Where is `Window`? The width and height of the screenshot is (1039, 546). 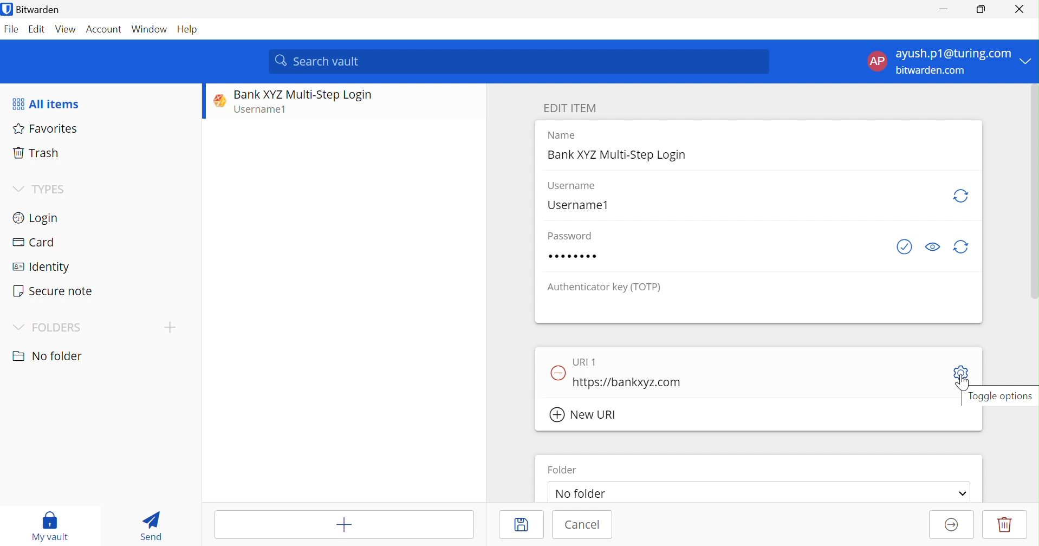
Window is located at coordinates (150, 30).